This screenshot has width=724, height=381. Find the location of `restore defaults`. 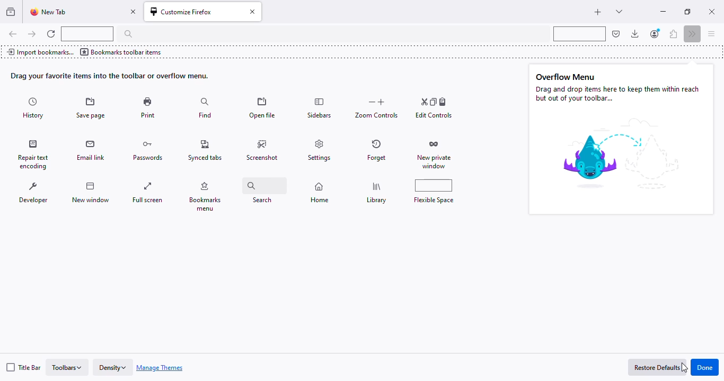

restore defaults is located at coordinates (658, 367).